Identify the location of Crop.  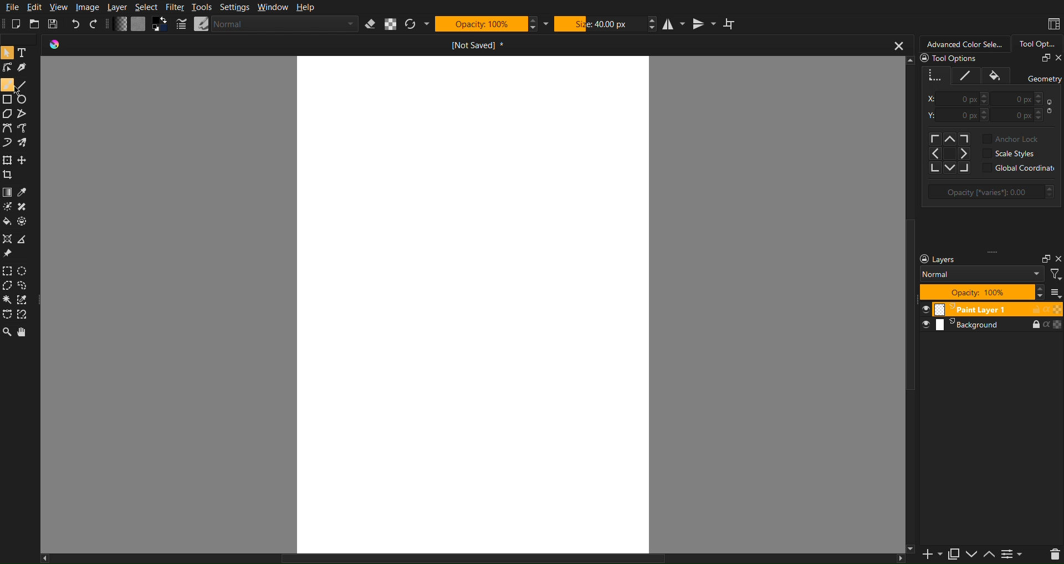
(9, 175).